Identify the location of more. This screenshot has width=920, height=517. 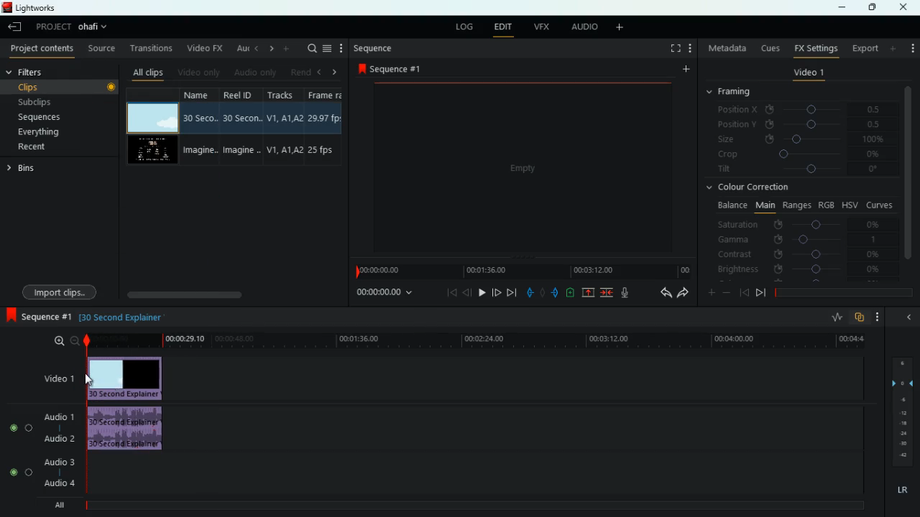
(622, 28).